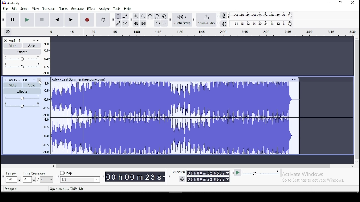 This screenshot has width=360, height=202. What do you see at coordinates (12, 20) in the screenshot?
I see `pause` at bounding box center [12, 20].